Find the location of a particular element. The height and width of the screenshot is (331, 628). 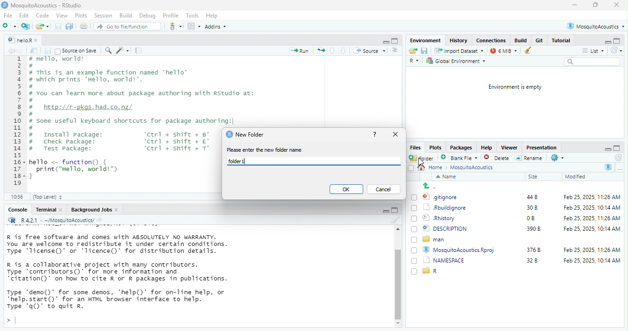

 DESCRIPTION is located at coordinates (452, 229).